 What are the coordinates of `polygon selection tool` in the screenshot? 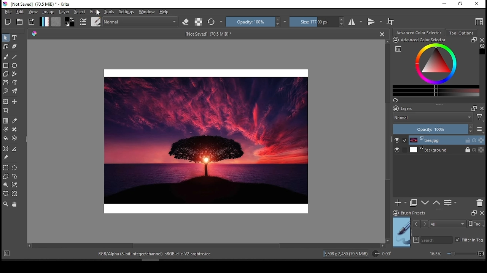 It's located at (7, 176).